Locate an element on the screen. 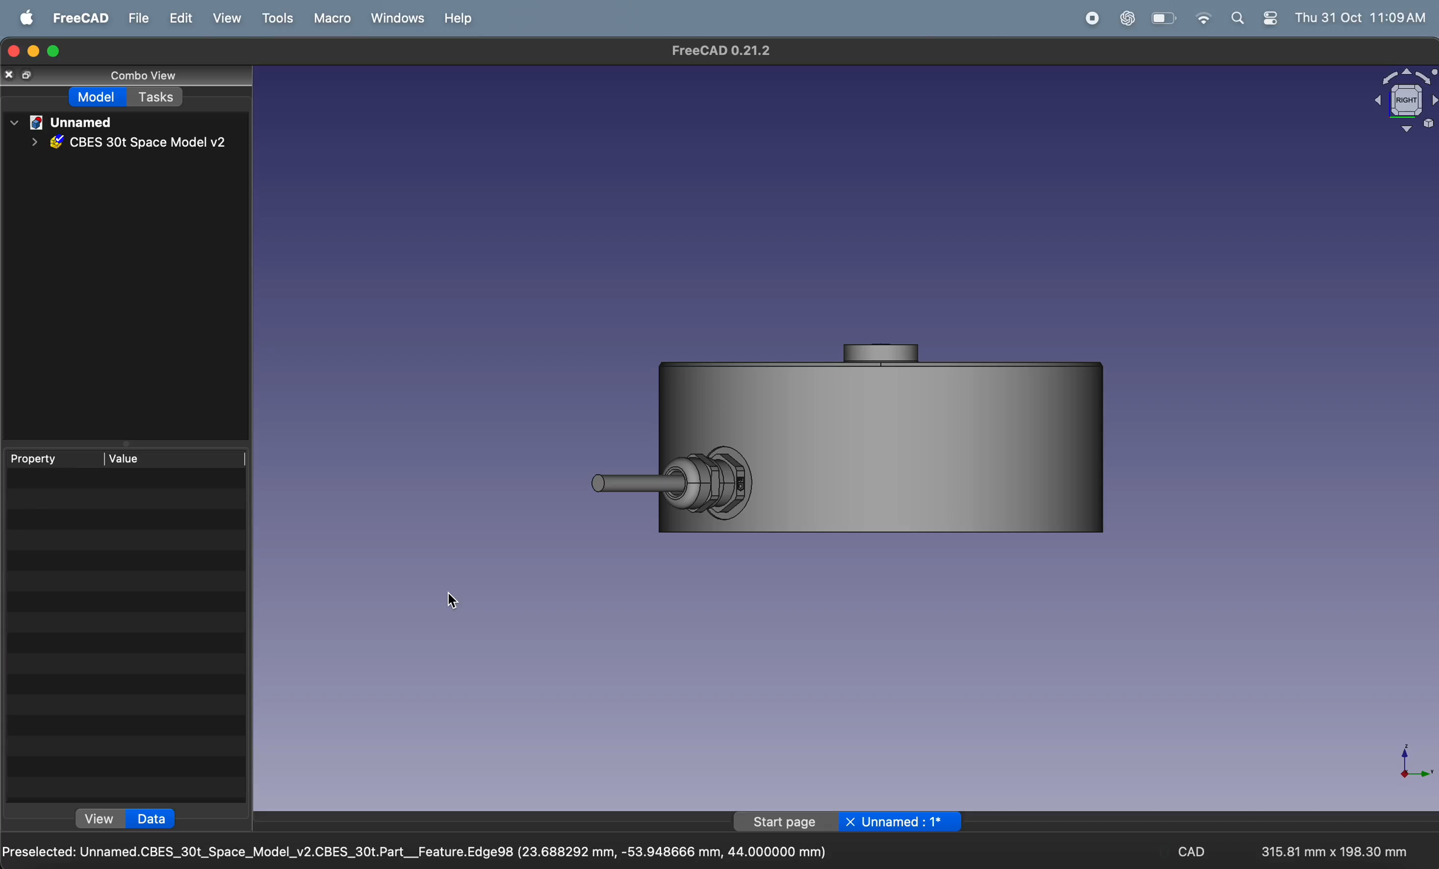  view is located at coordinates (98, 820).